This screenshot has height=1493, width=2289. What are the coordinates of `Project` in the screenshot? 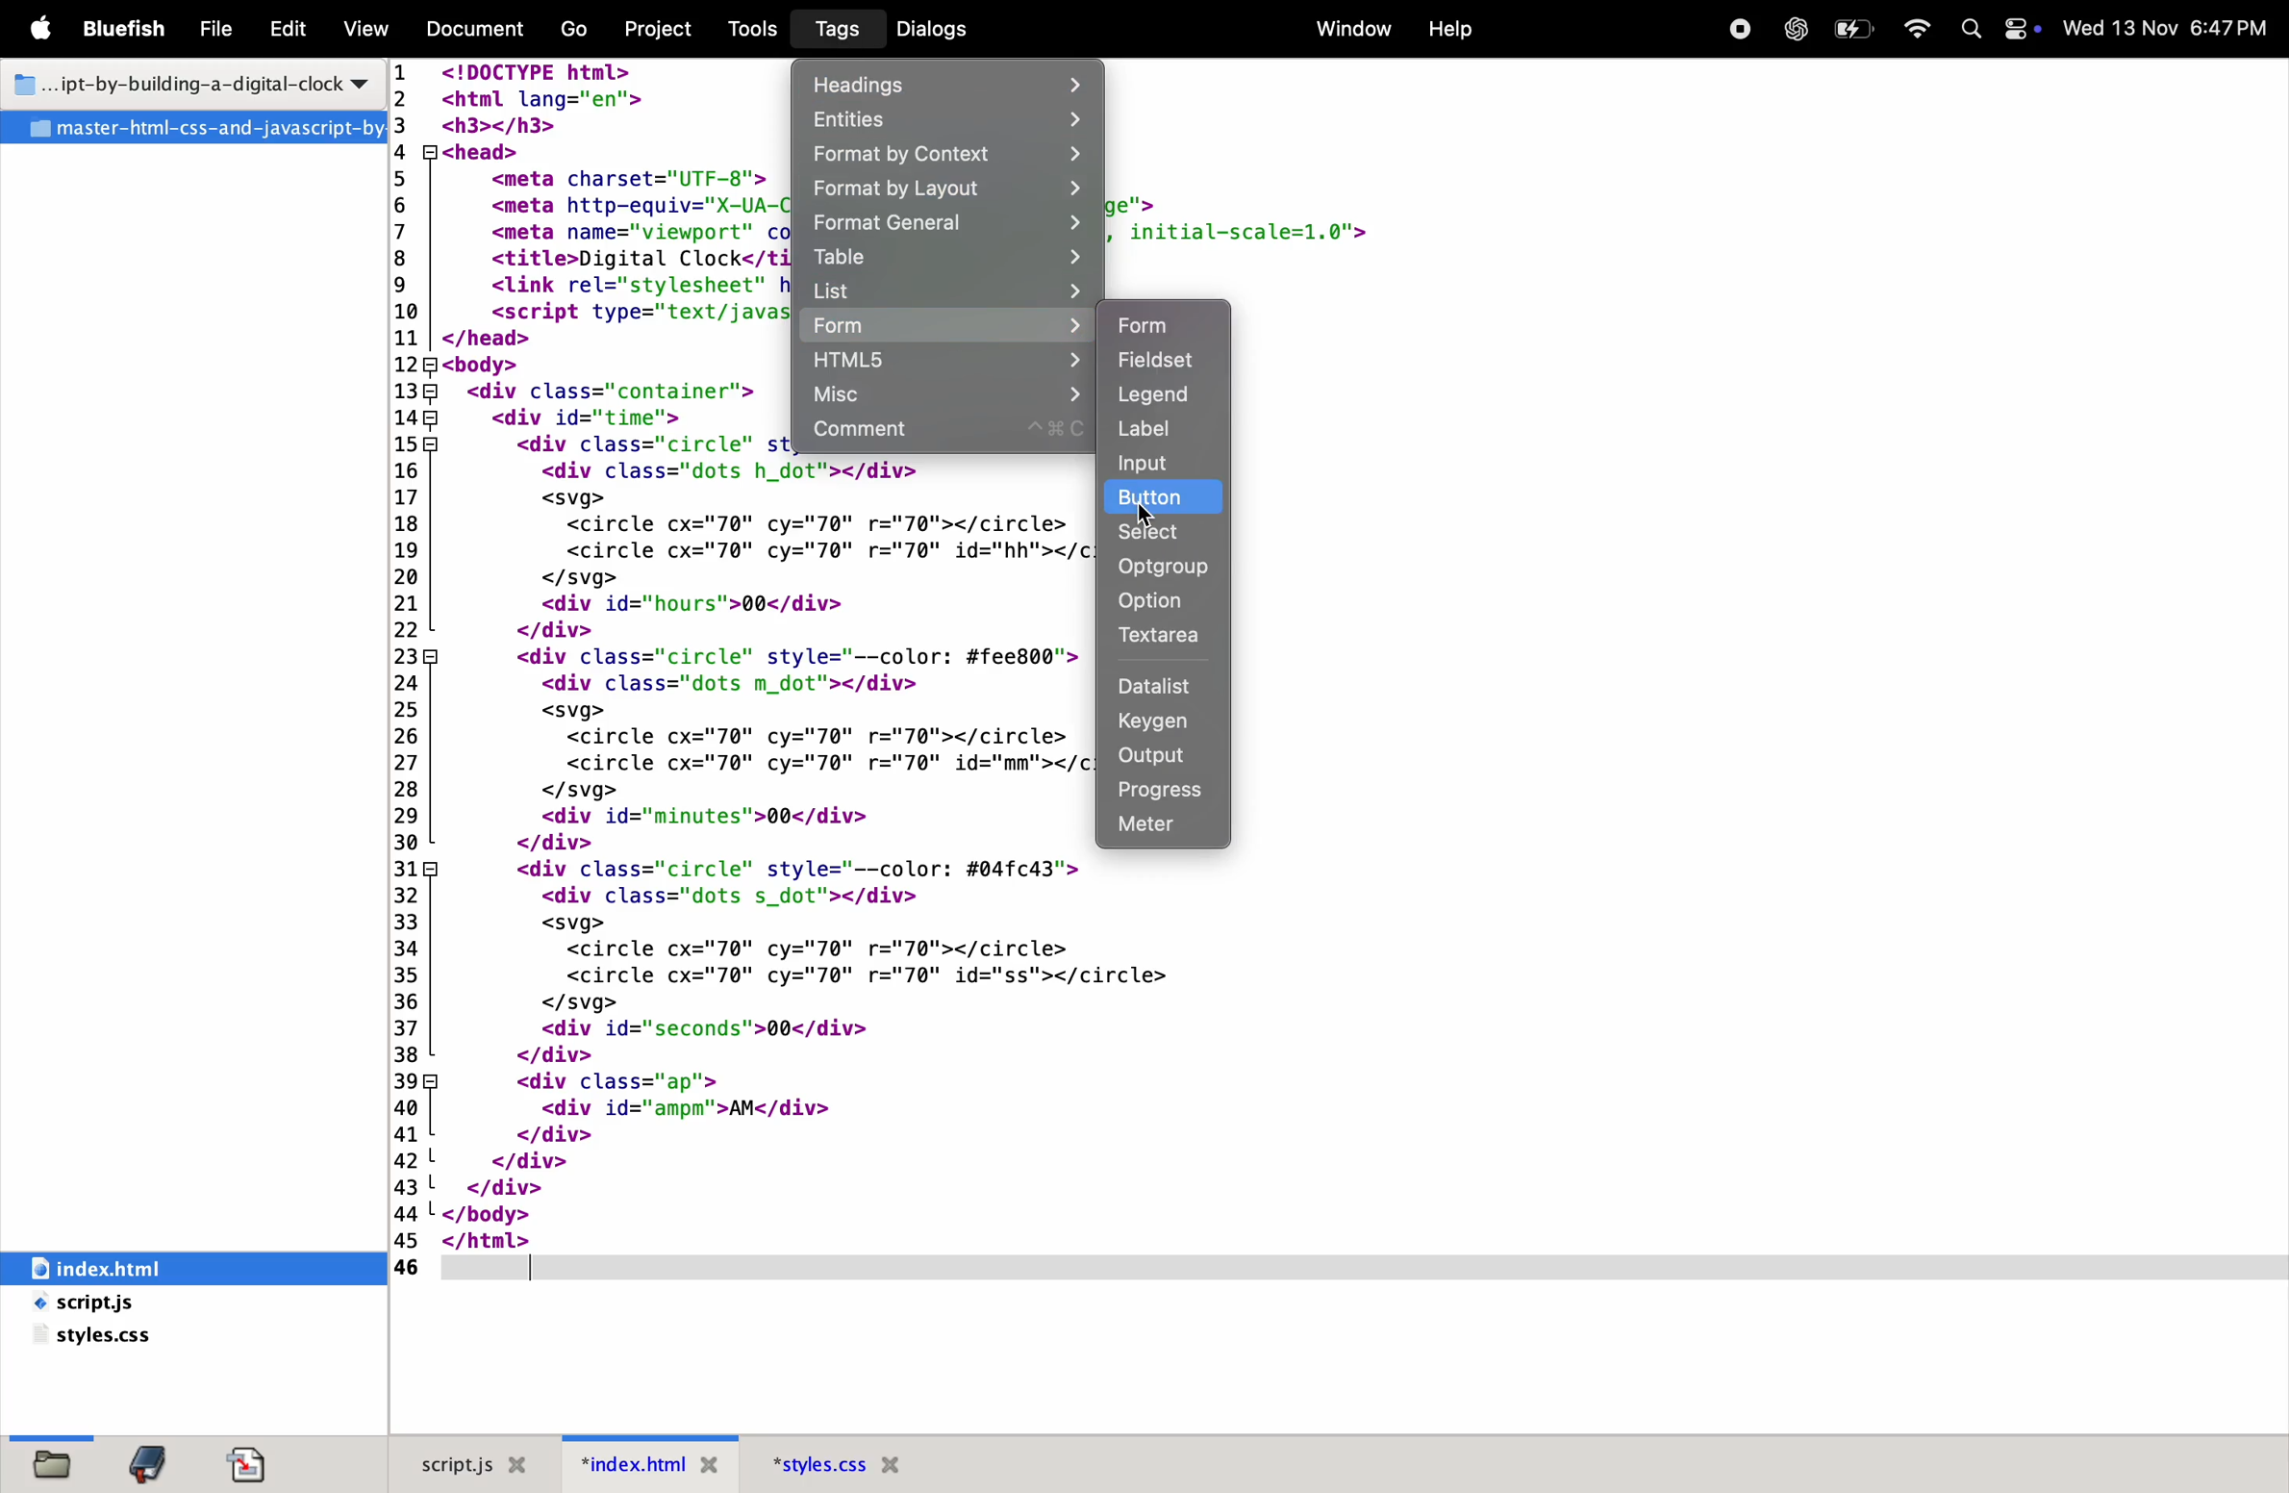 It's located at (654, 29).